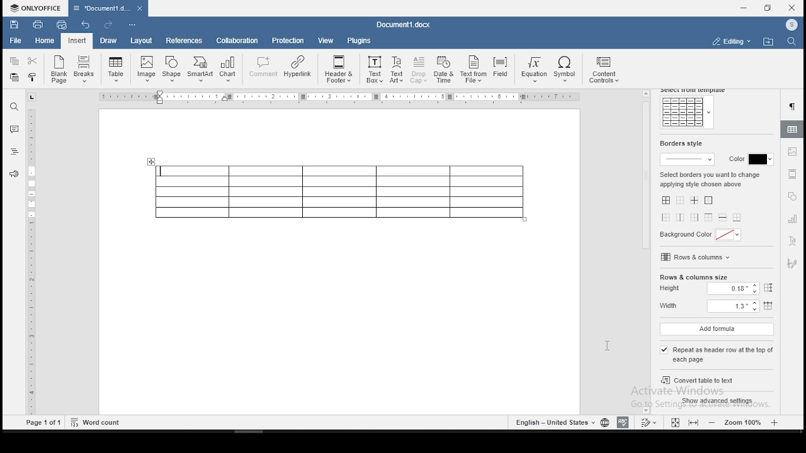 This screenshot has height=453, width=806. Describe the element at coordinates (33, 262) in the screenshot. I see `ruler` at that location.